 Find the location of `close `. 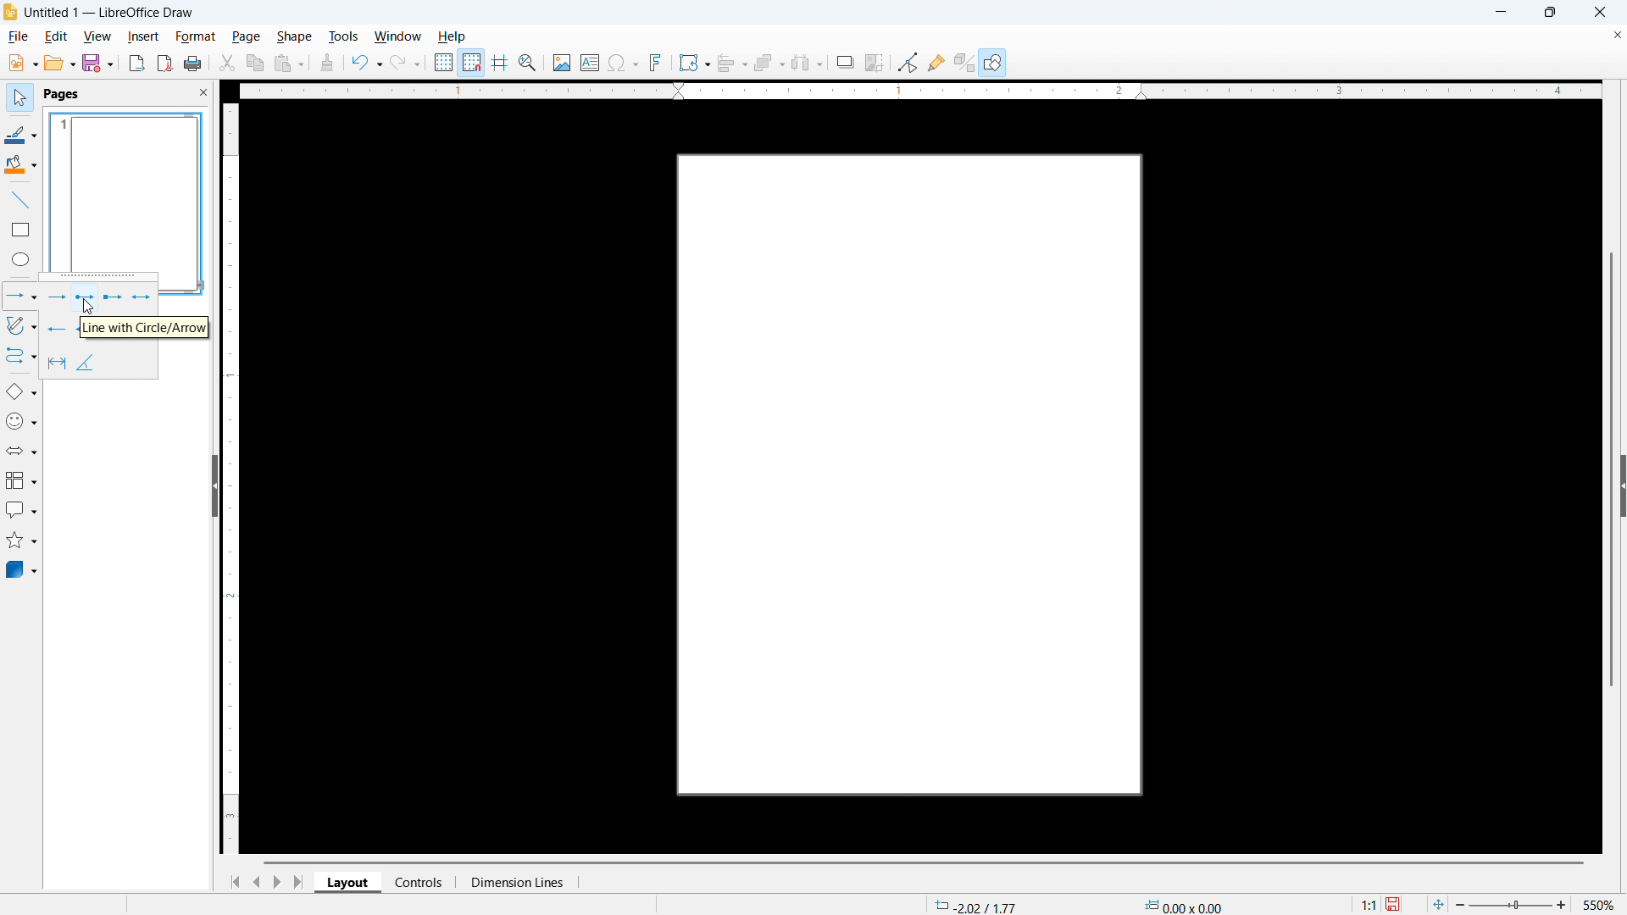

close  is located at coordinates (1599, 12).